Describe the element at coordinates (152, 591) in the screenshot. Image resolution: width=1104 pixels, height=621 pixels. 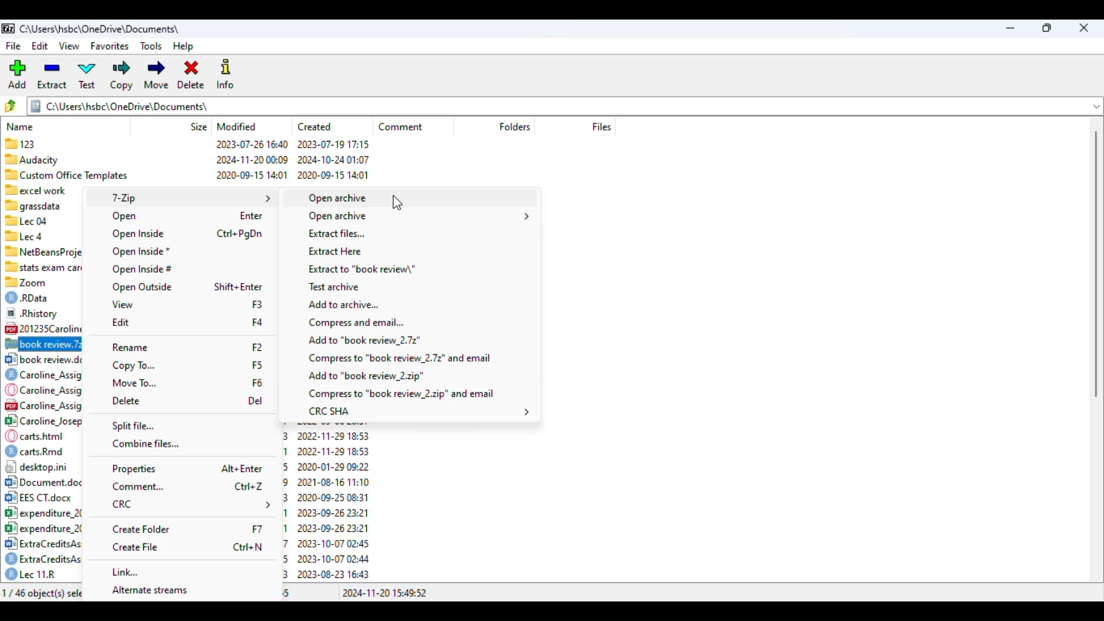
I see `alternate streams` at that location.